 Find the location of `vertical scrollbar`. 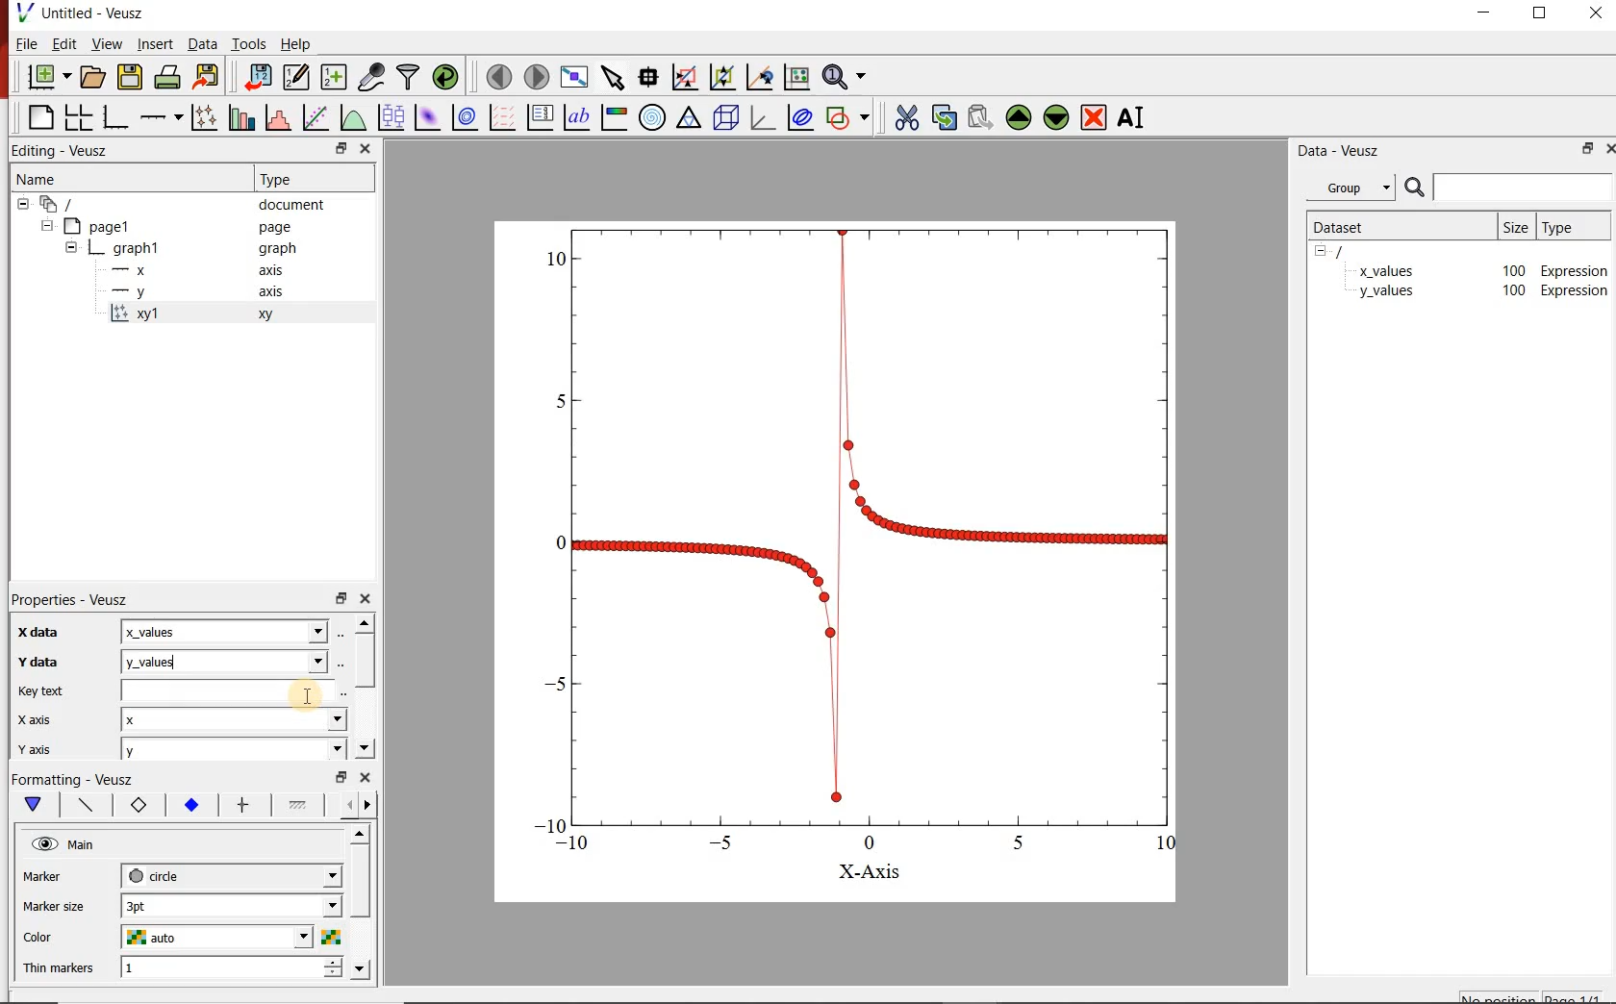

vertical scrollbar is located at coordinates (366, 661).